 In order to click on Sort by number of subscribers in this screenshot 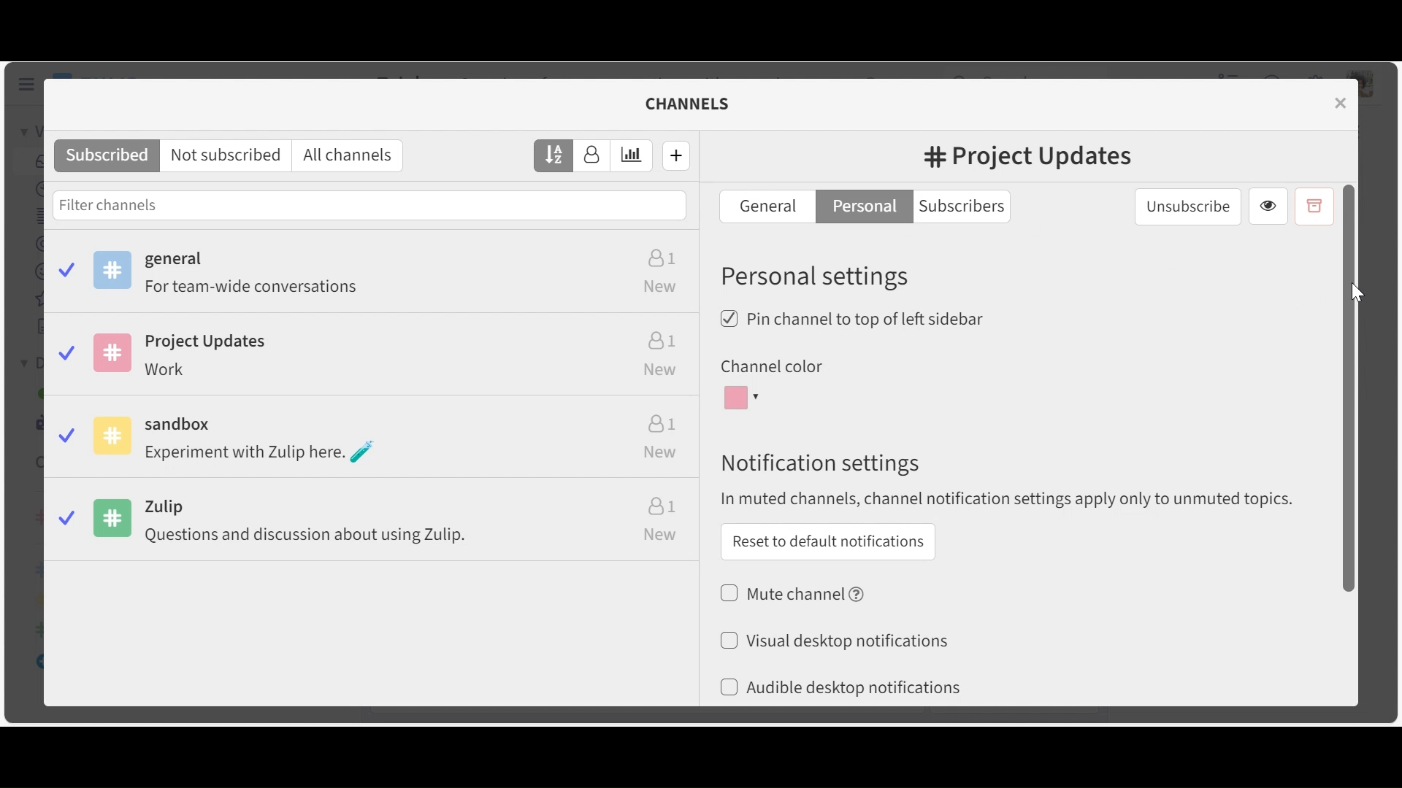, I will do `click(592, 156)`.